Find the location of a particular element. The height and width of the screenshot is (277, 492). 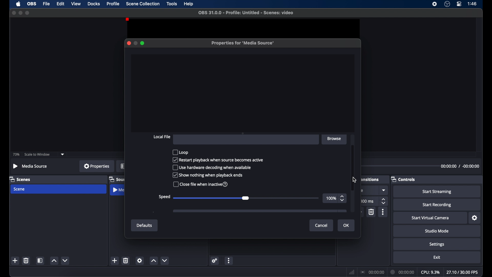

cancel is located at coordinates (322, 226).